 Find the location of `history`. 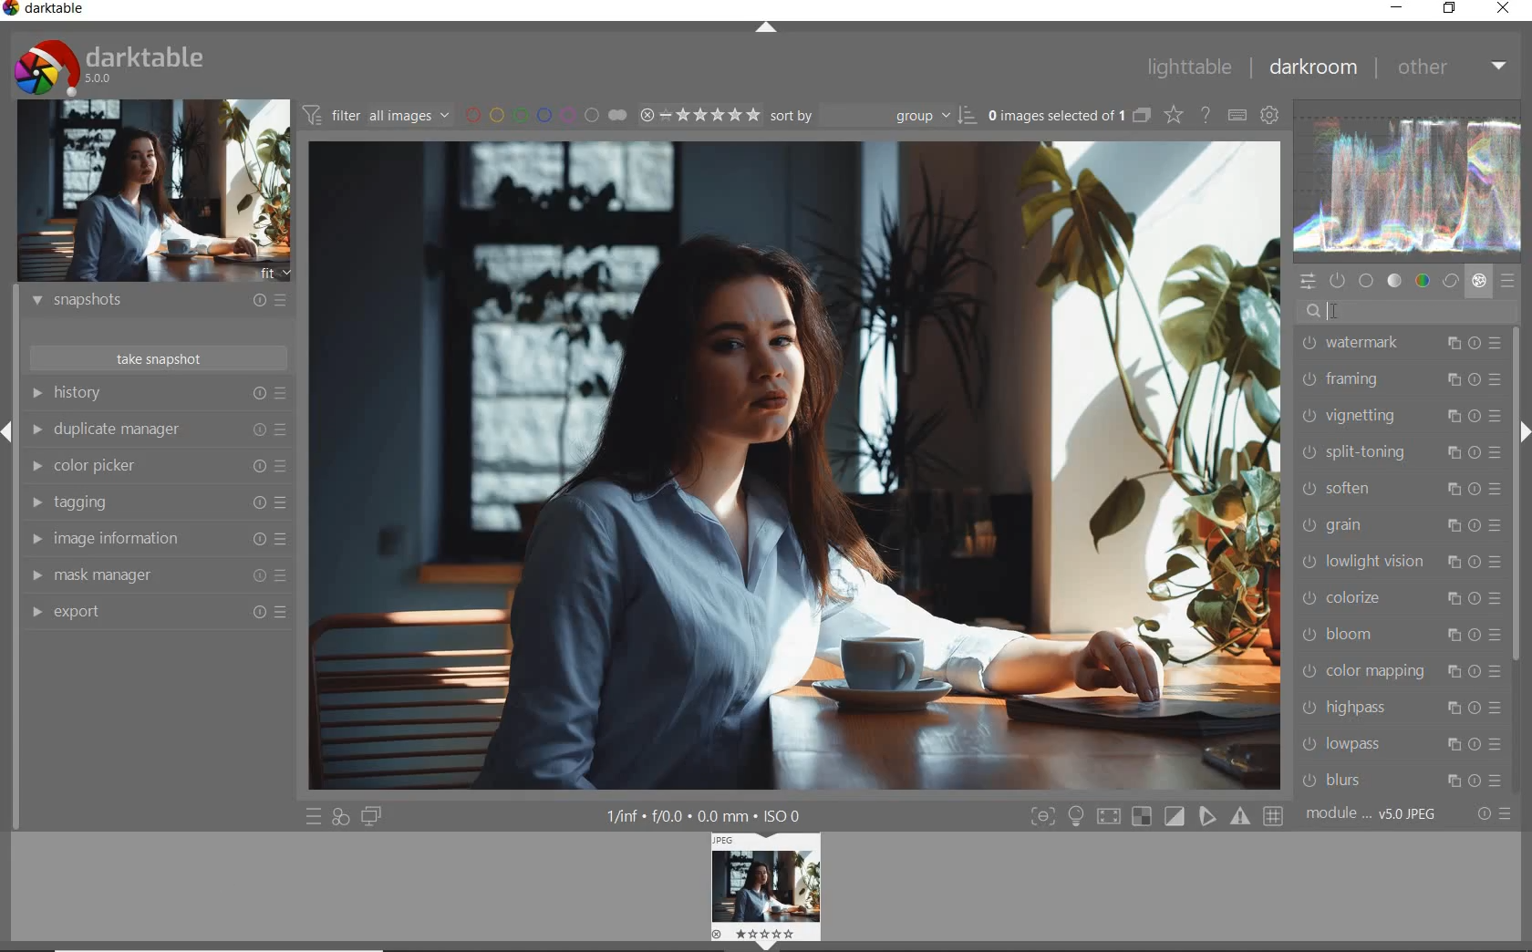

history is located at coordinates (156, 392).